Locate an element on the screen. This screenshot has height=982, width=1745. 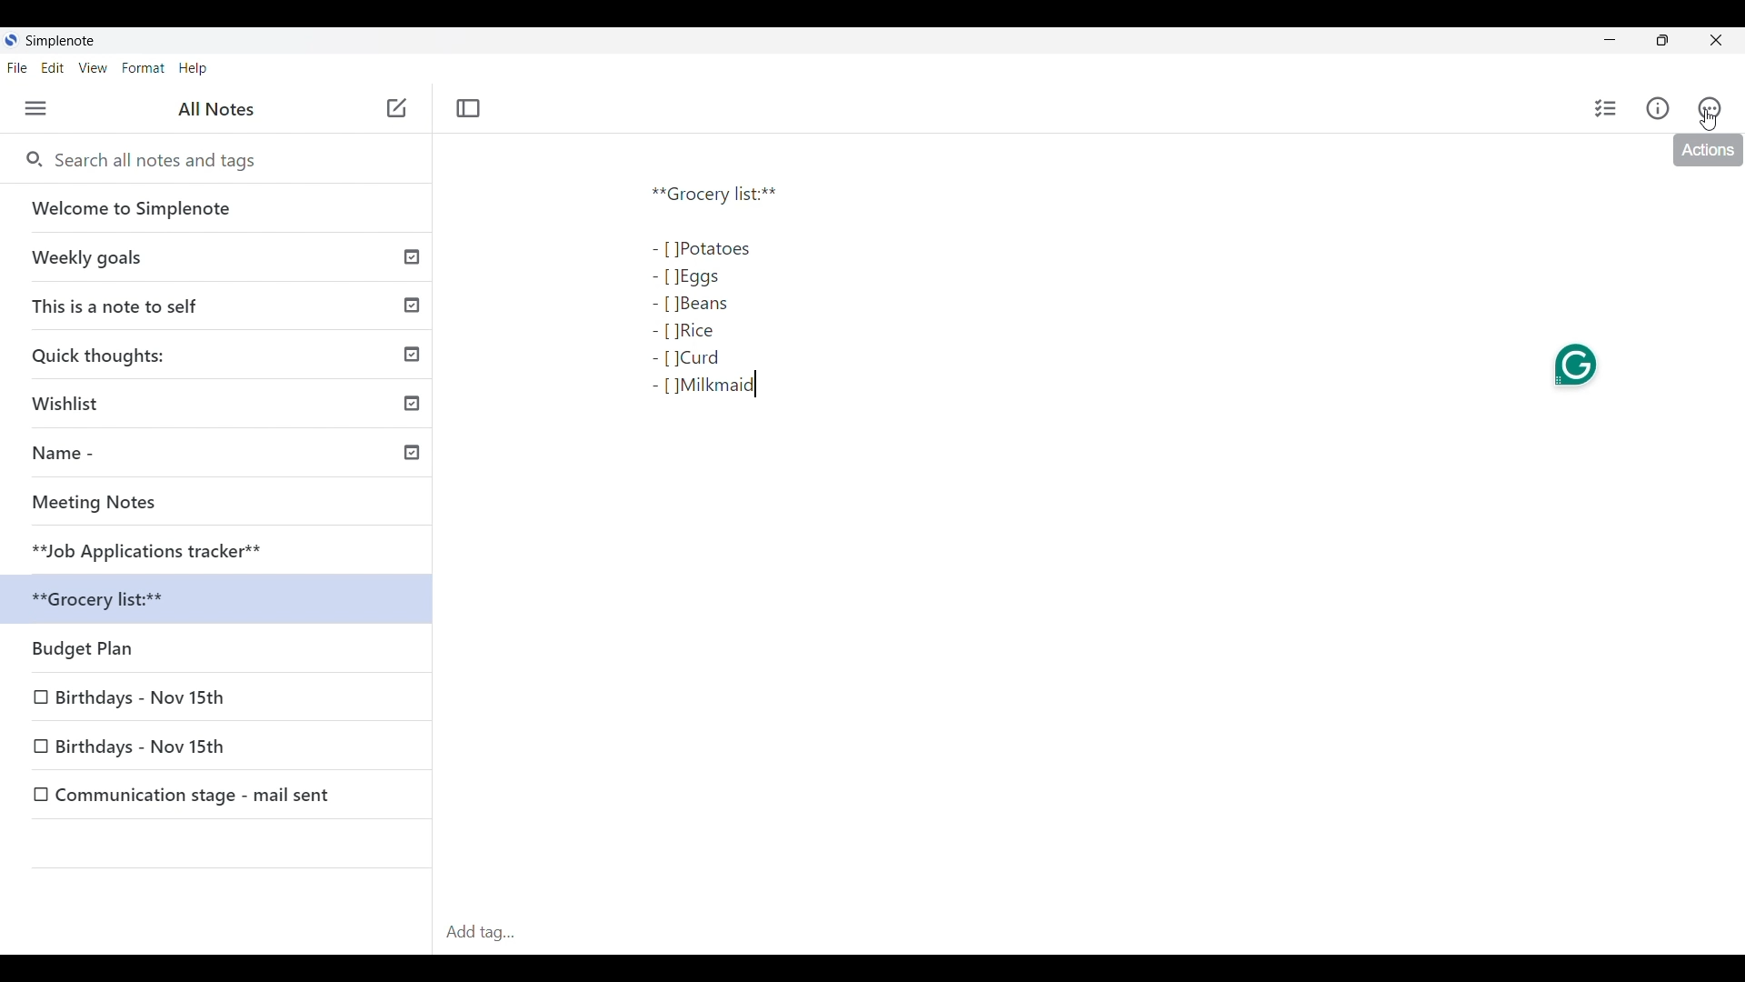
Add tag... is located at coordinates (487, 932).